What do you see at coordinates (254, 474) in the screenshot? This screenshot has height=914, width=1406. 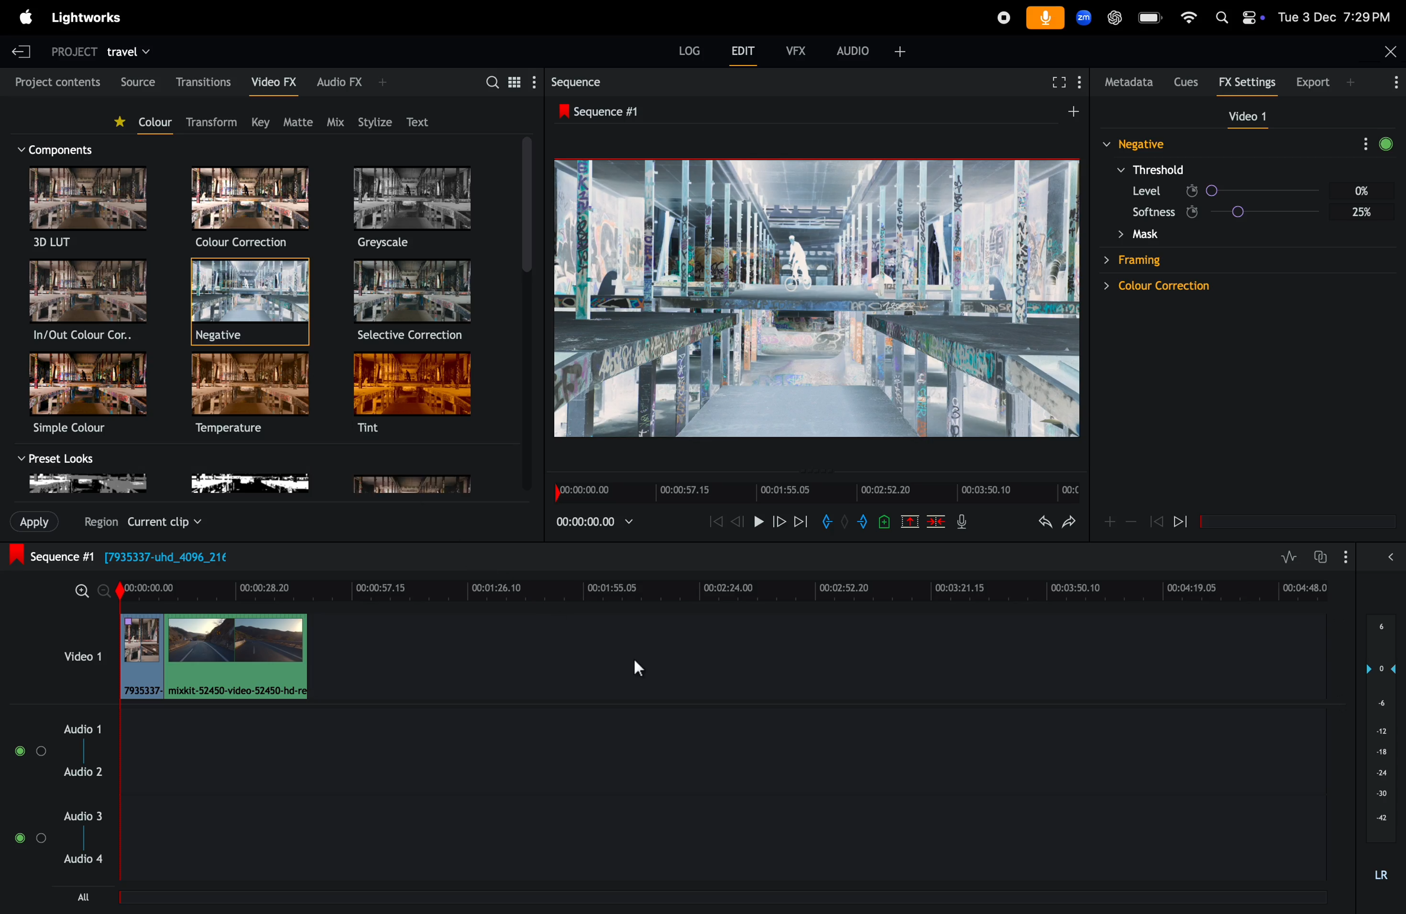 I see `no color` at bounding box center [254, 474].